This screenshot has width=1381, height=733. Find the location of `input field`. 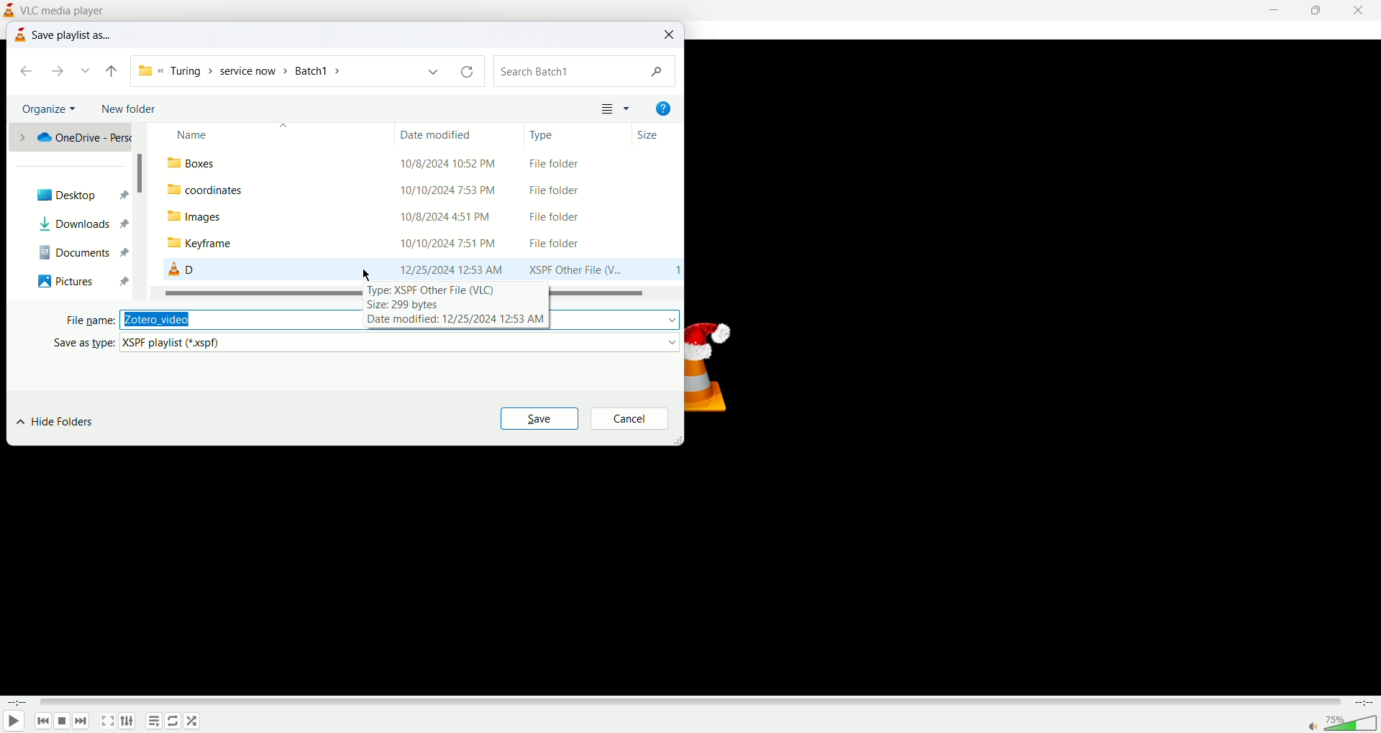

input field is located at coordinates (240, 318).